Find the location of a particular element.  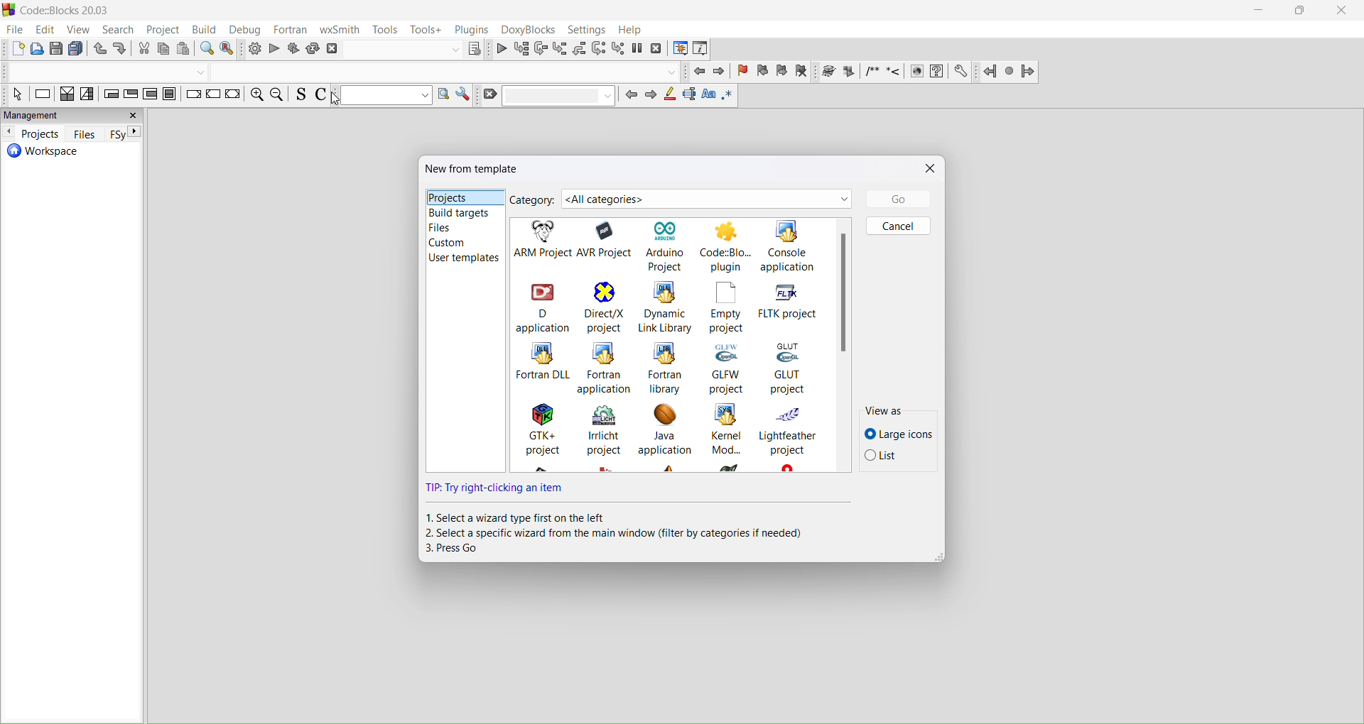

use regex is located at coordinates (727, 97).